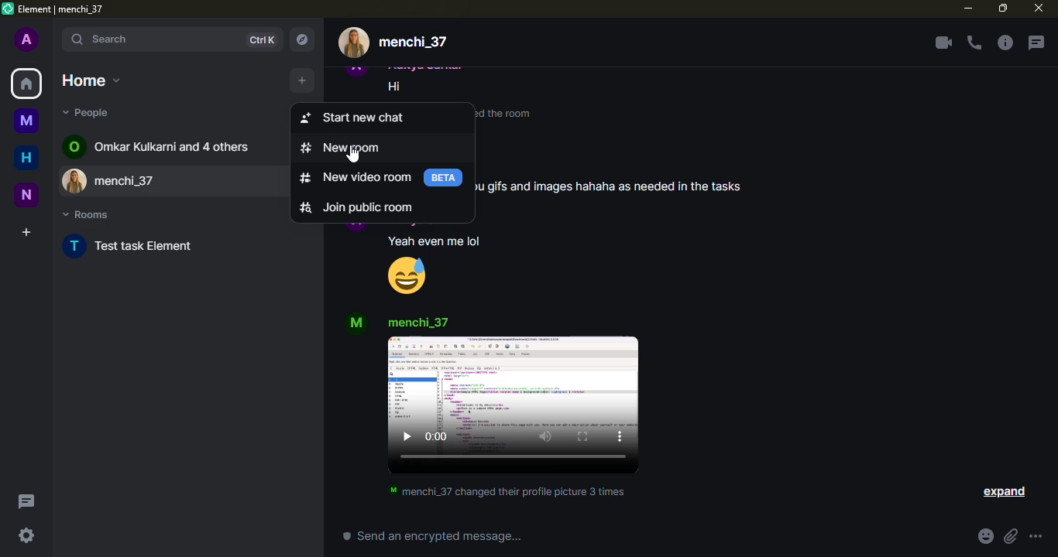 The width and height of the screenshot is (1058, 557). I want to click on Profile initials, so click(74, 146).